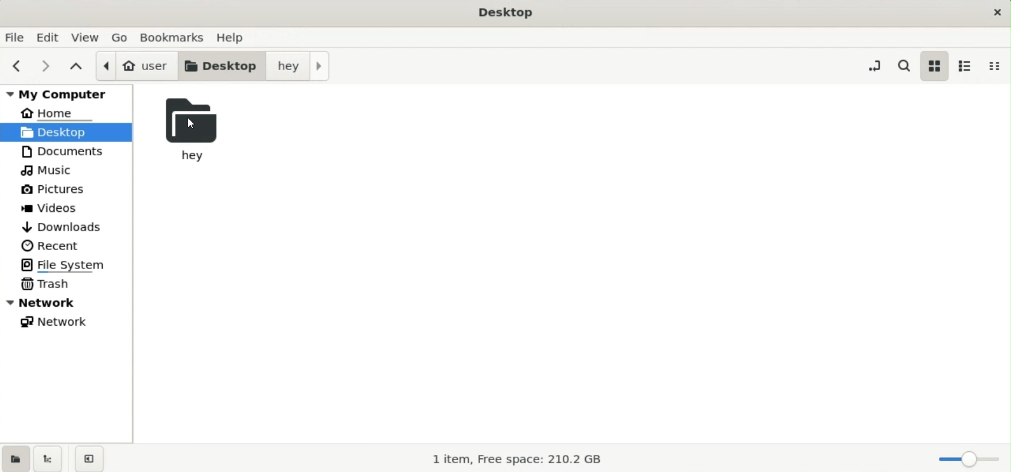  Describe the element at coordinates (193, 126) in the screenshot. I see `cursor` at that location.